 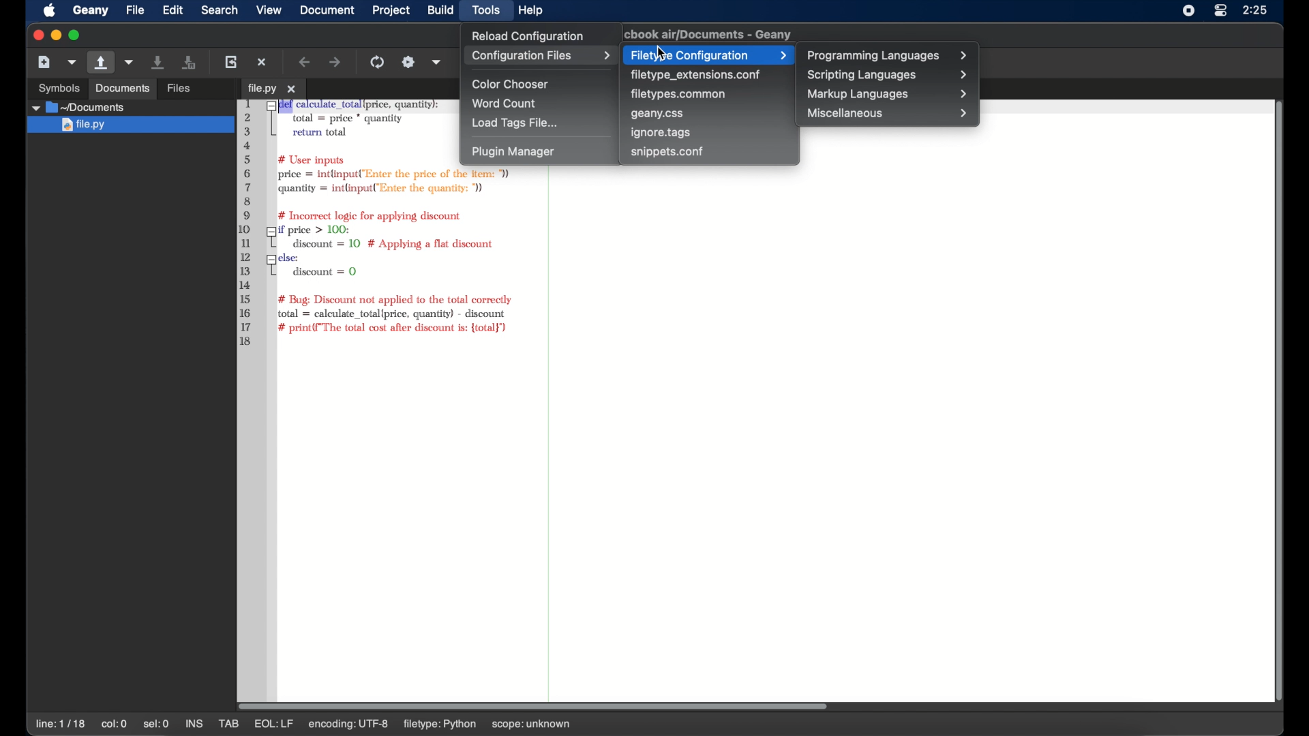 What do you see at coordinates (305, 62) in the screenshot?
I see `navigate backward a location` at bounding box center [305, 62].